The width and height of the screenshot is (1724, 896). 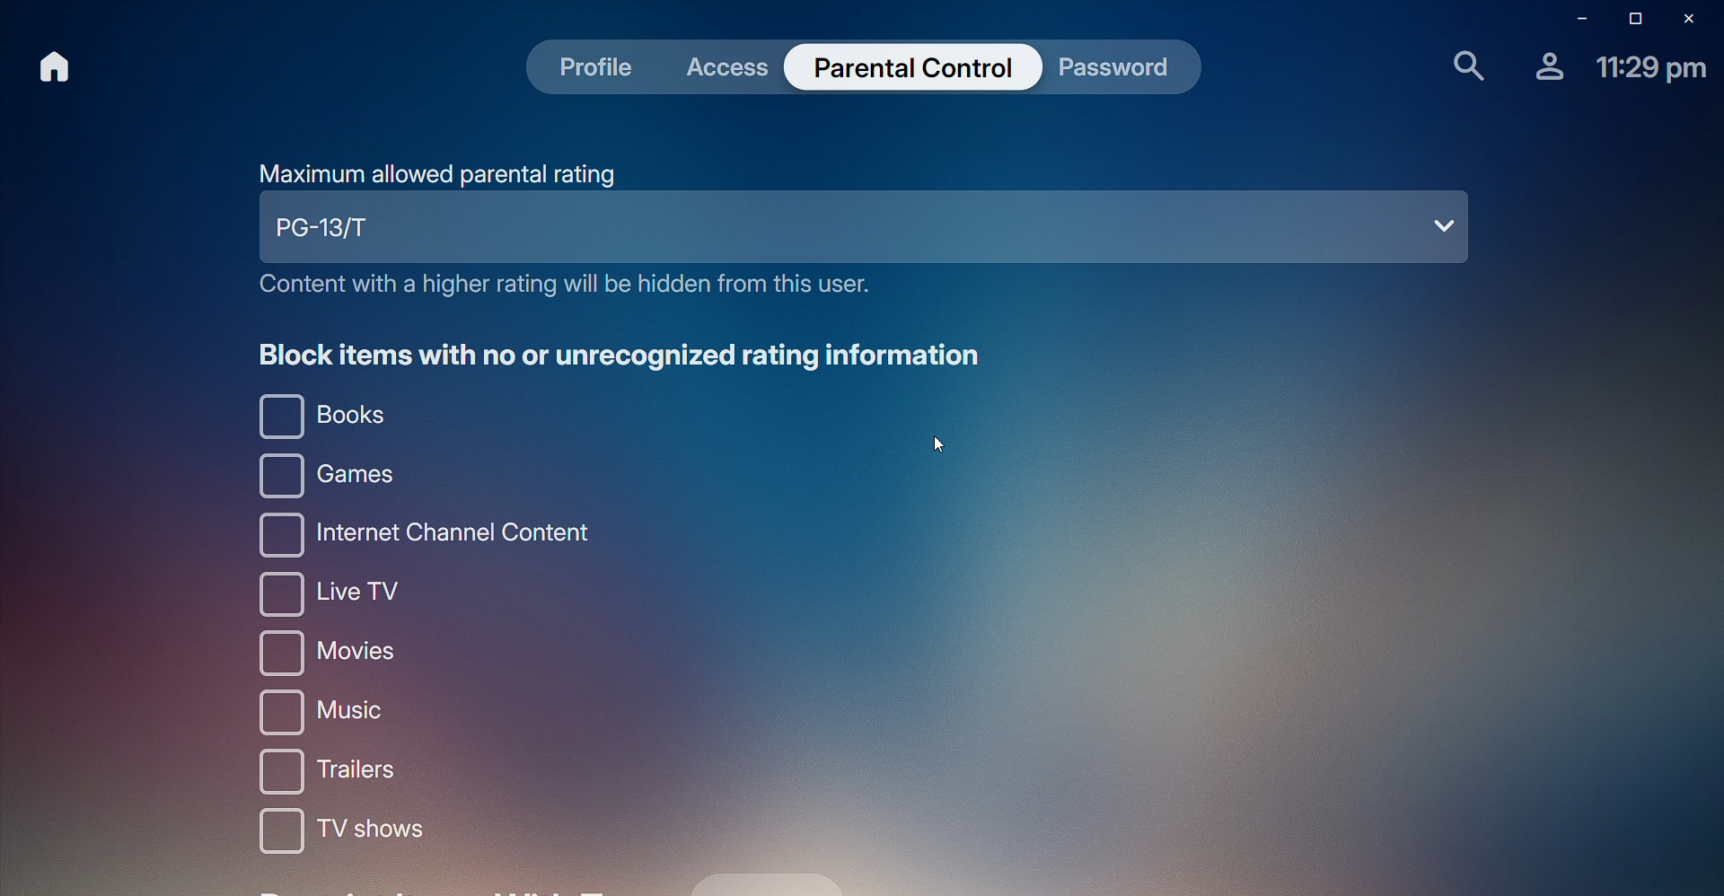 I want to click on Restore, so click(x=1631, y=18).